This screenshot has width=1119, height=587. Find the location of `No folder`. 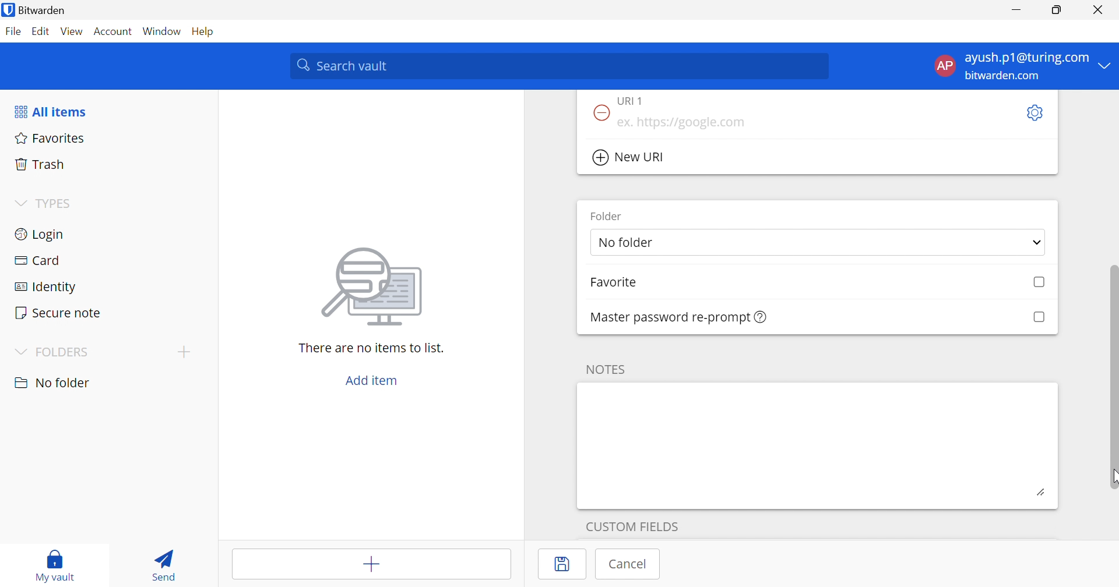

No folder is located at coordinates (628, 243).